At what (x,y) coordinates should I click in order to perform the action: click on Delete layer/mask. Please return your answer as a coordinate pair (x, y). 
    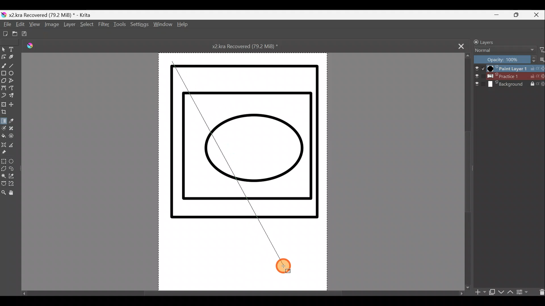
    Looking at the image, I should click on (540, 292).